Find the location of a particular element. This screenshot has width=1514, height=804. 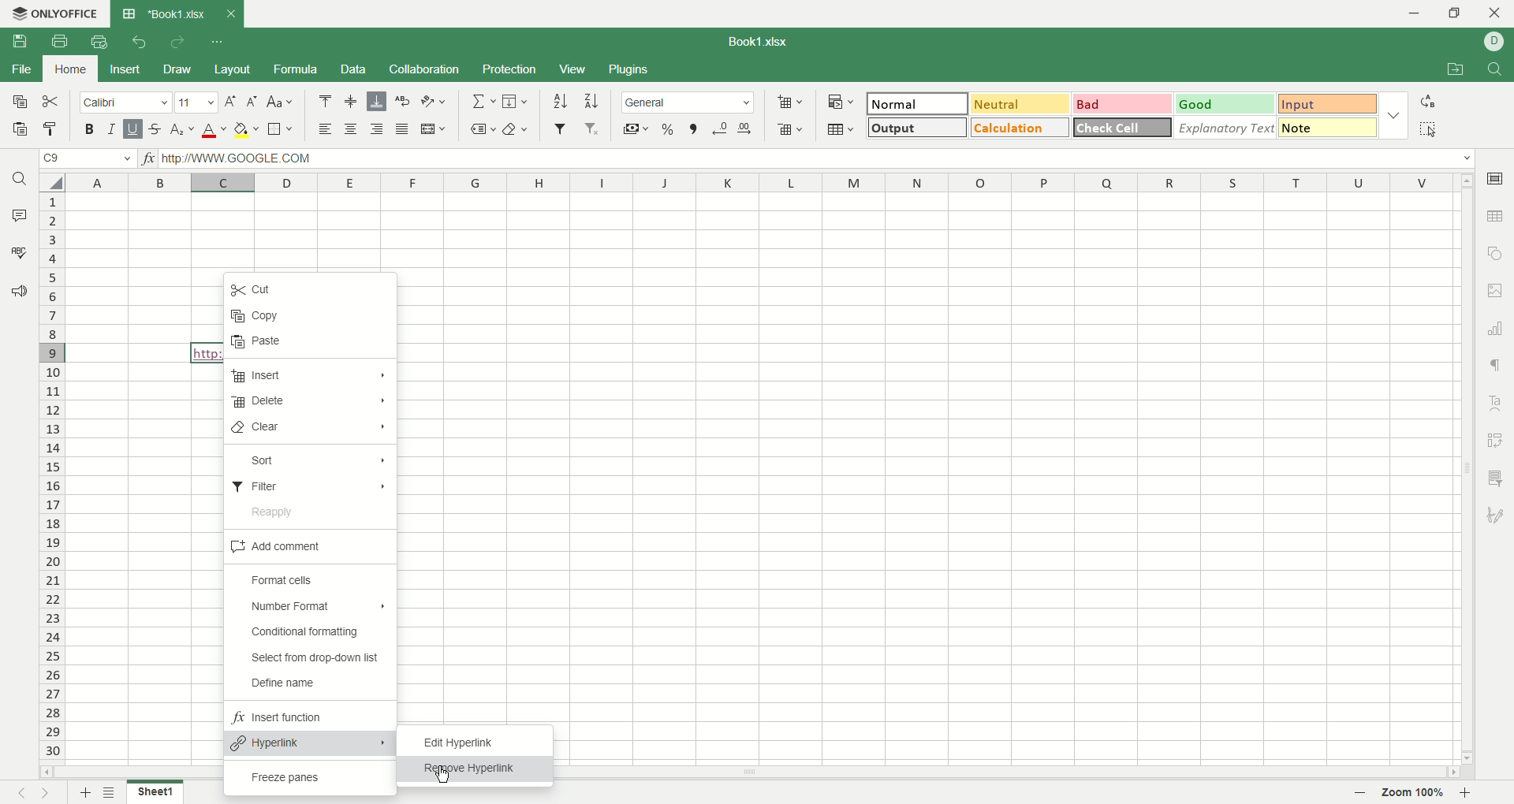

align middle is located at coordinates (350, 100).